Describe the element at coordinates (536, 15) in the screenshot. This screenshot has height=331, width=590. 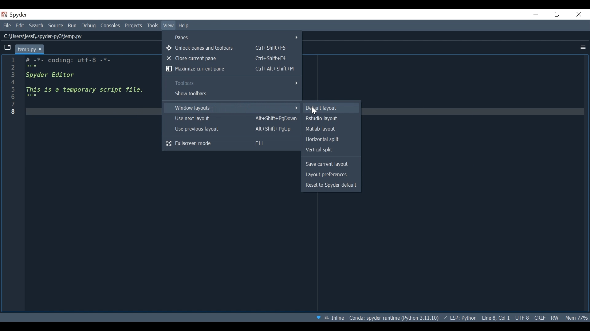
I see `Minimize` at that location.